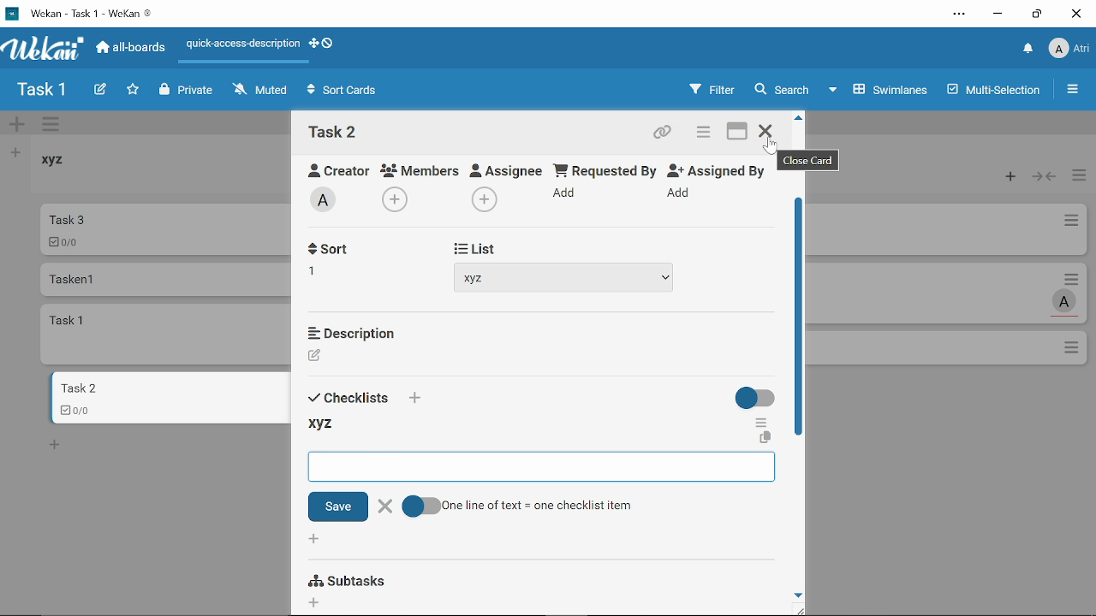 The image size is (1096, 616). What do you see at coordinates (322, 275) in the screenshot?
I see `Add recieved date` at bounding box center [322, 275].